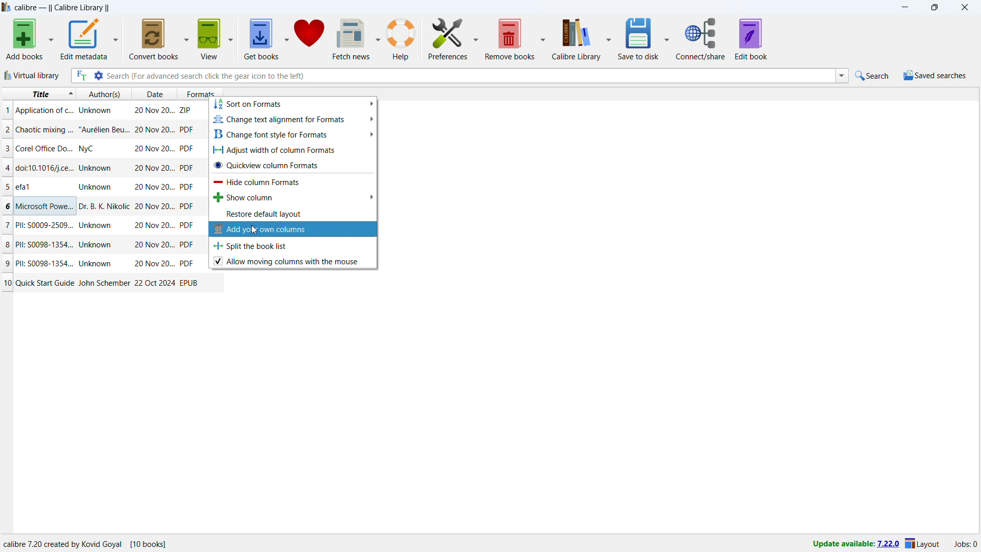  Describe the element at coordinates (32, 76) in the screenshot. I see `virtual library` at that location.